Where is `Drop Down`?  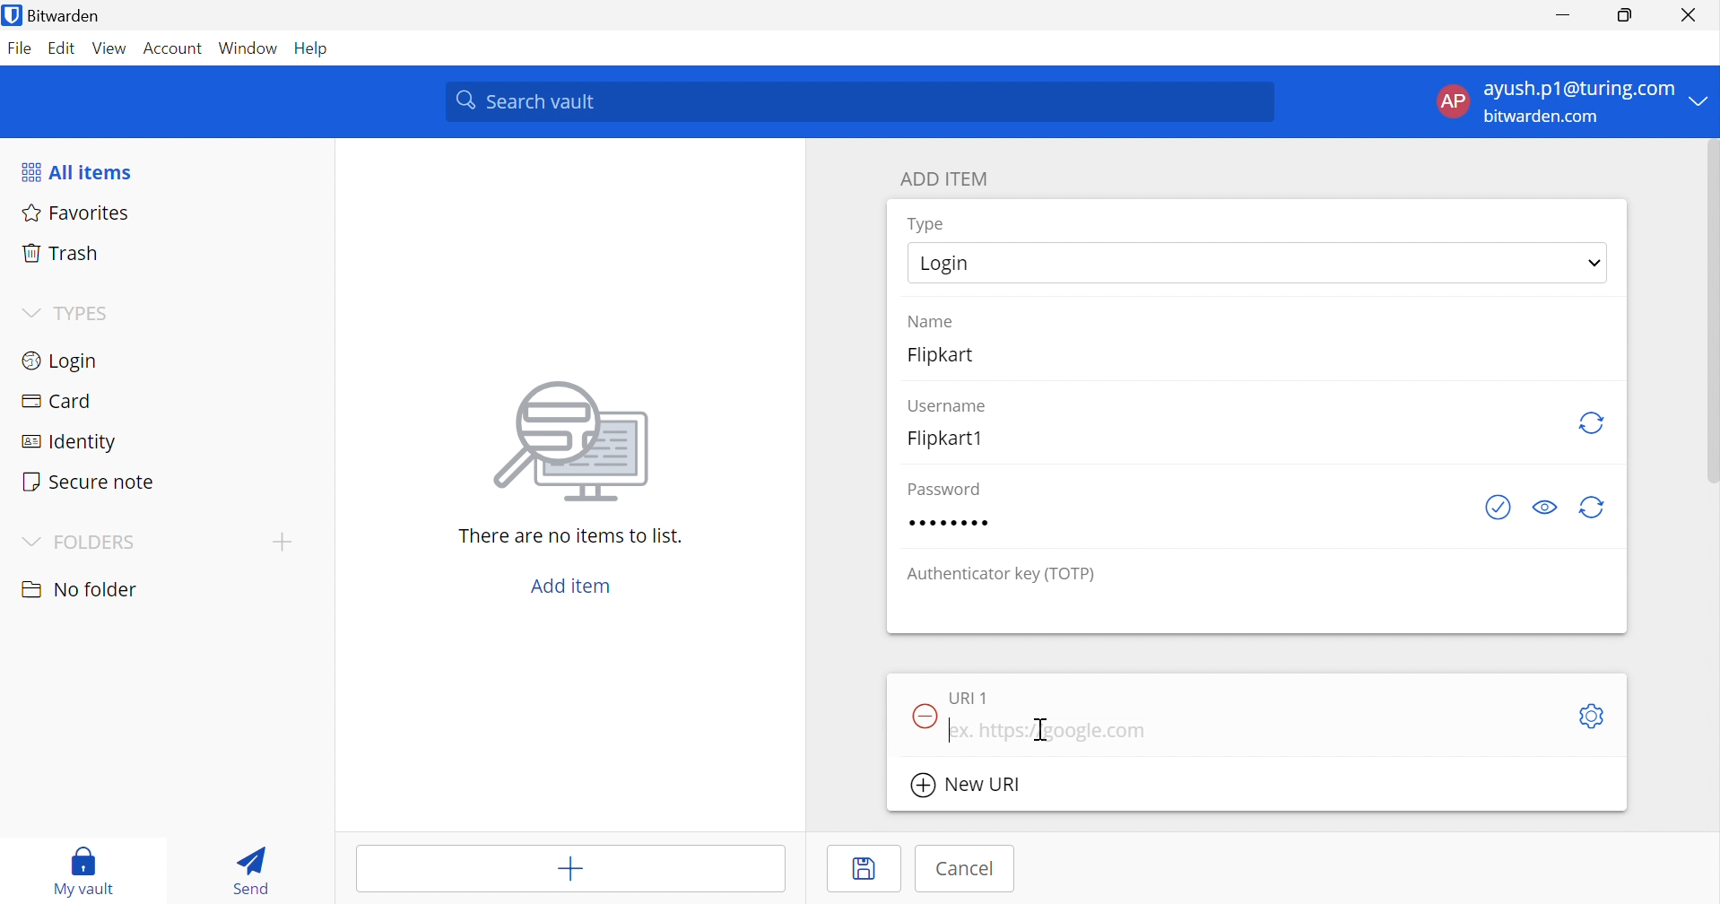
Drop Down is located at coordinates (1702, 100).